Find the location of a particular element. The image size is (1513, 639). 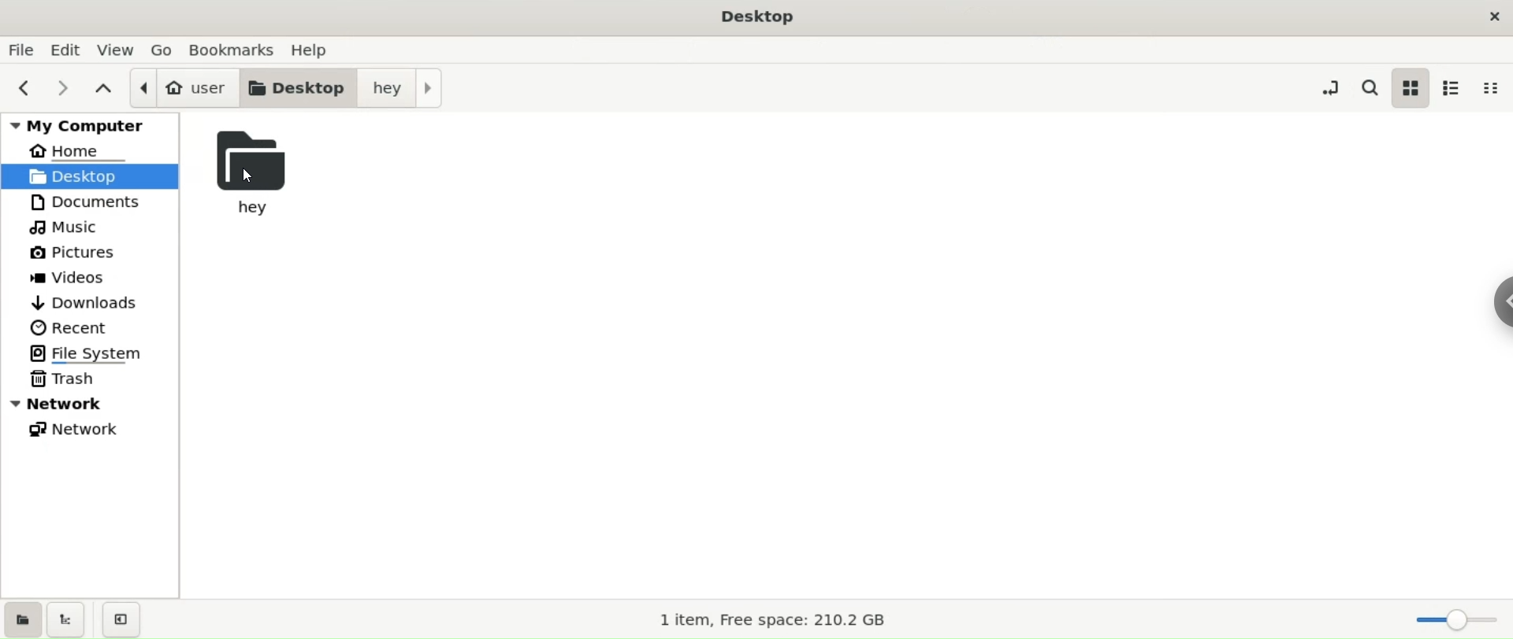

desktop is located at coordinates (296, 90).